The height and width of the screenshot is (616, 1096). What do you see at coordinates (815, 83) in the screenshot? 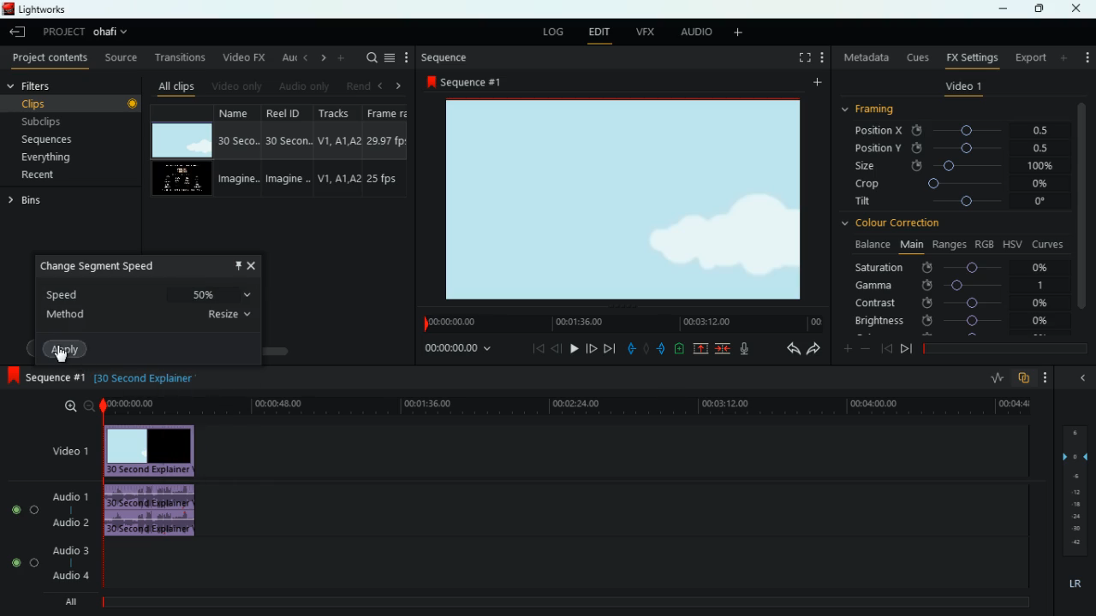
I see `more` at bounding box center [815, 83].